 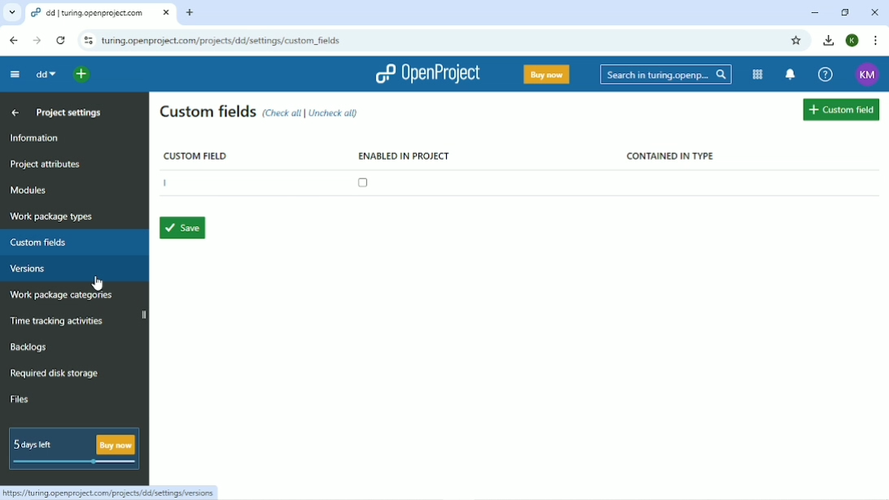 What do you see at coordinates (27, 347) in the screenshot?
I see `Backlogs` at bounding box center [27, 347].